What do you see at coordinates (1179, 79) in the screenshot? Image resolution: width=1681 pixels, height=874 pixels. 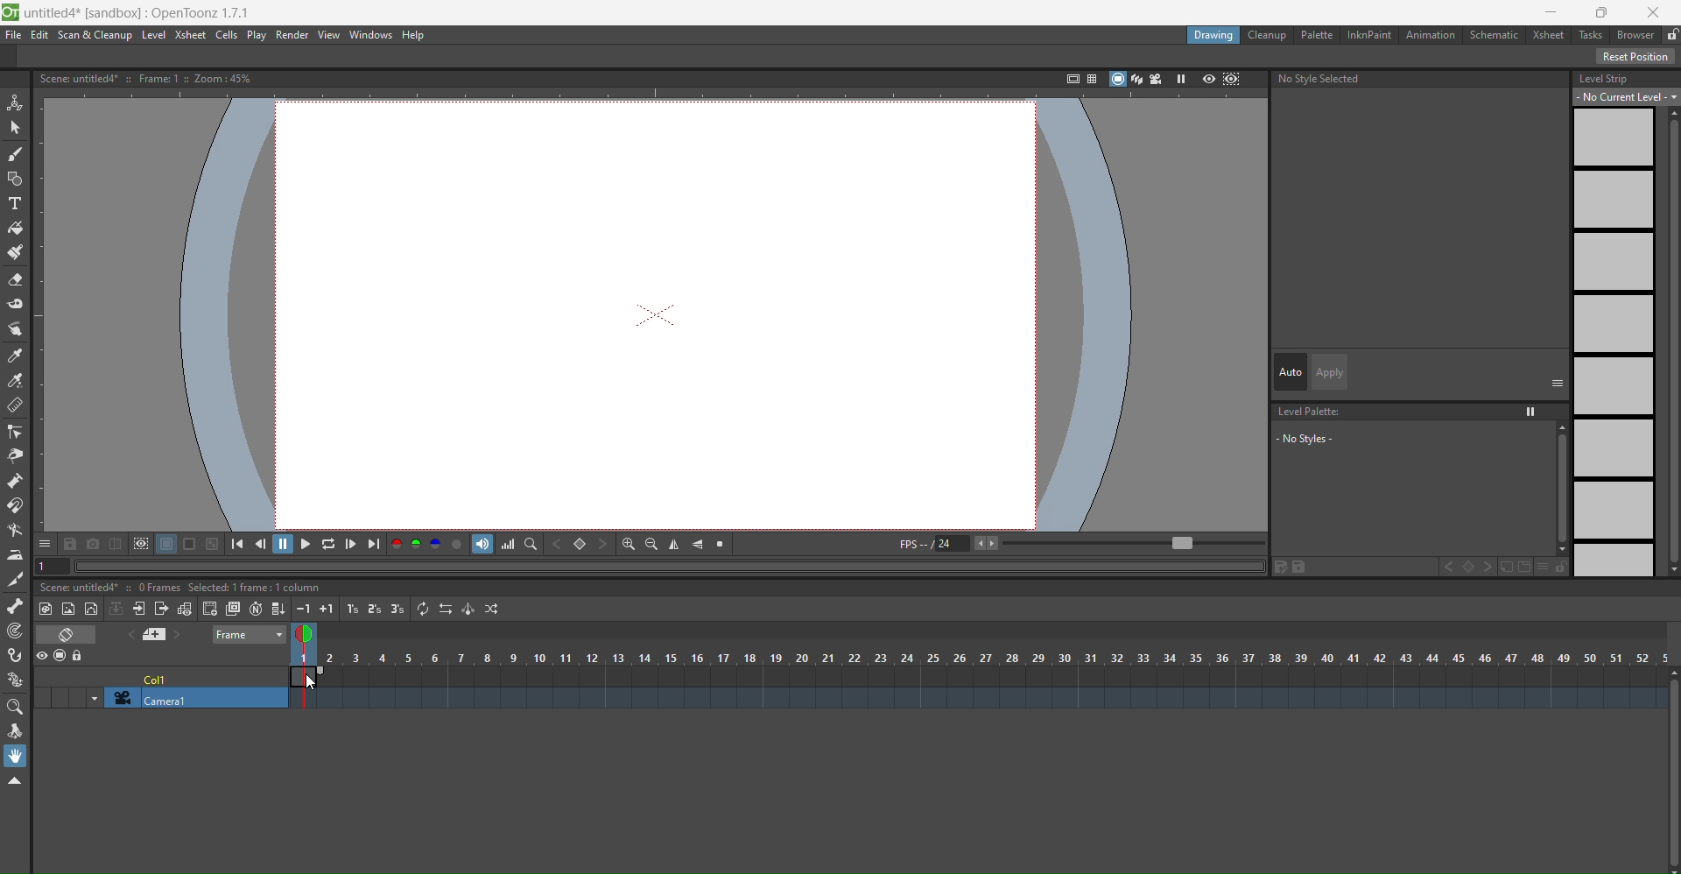 I see `freeze` at bounding box center [1179, 79].